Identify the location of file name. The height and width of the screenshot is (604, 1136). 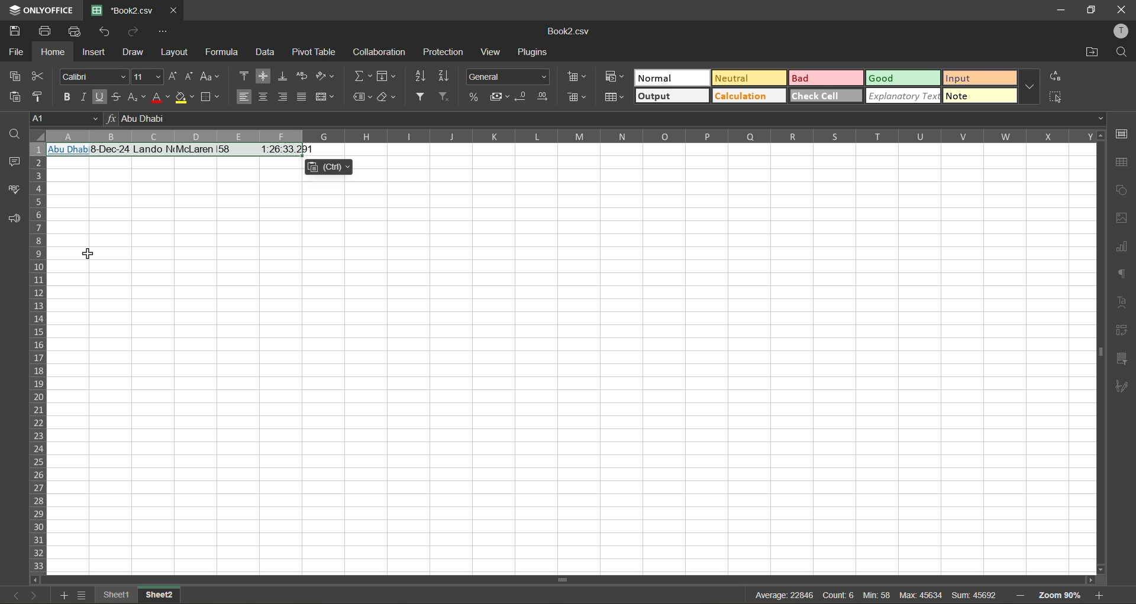
(572, 33).